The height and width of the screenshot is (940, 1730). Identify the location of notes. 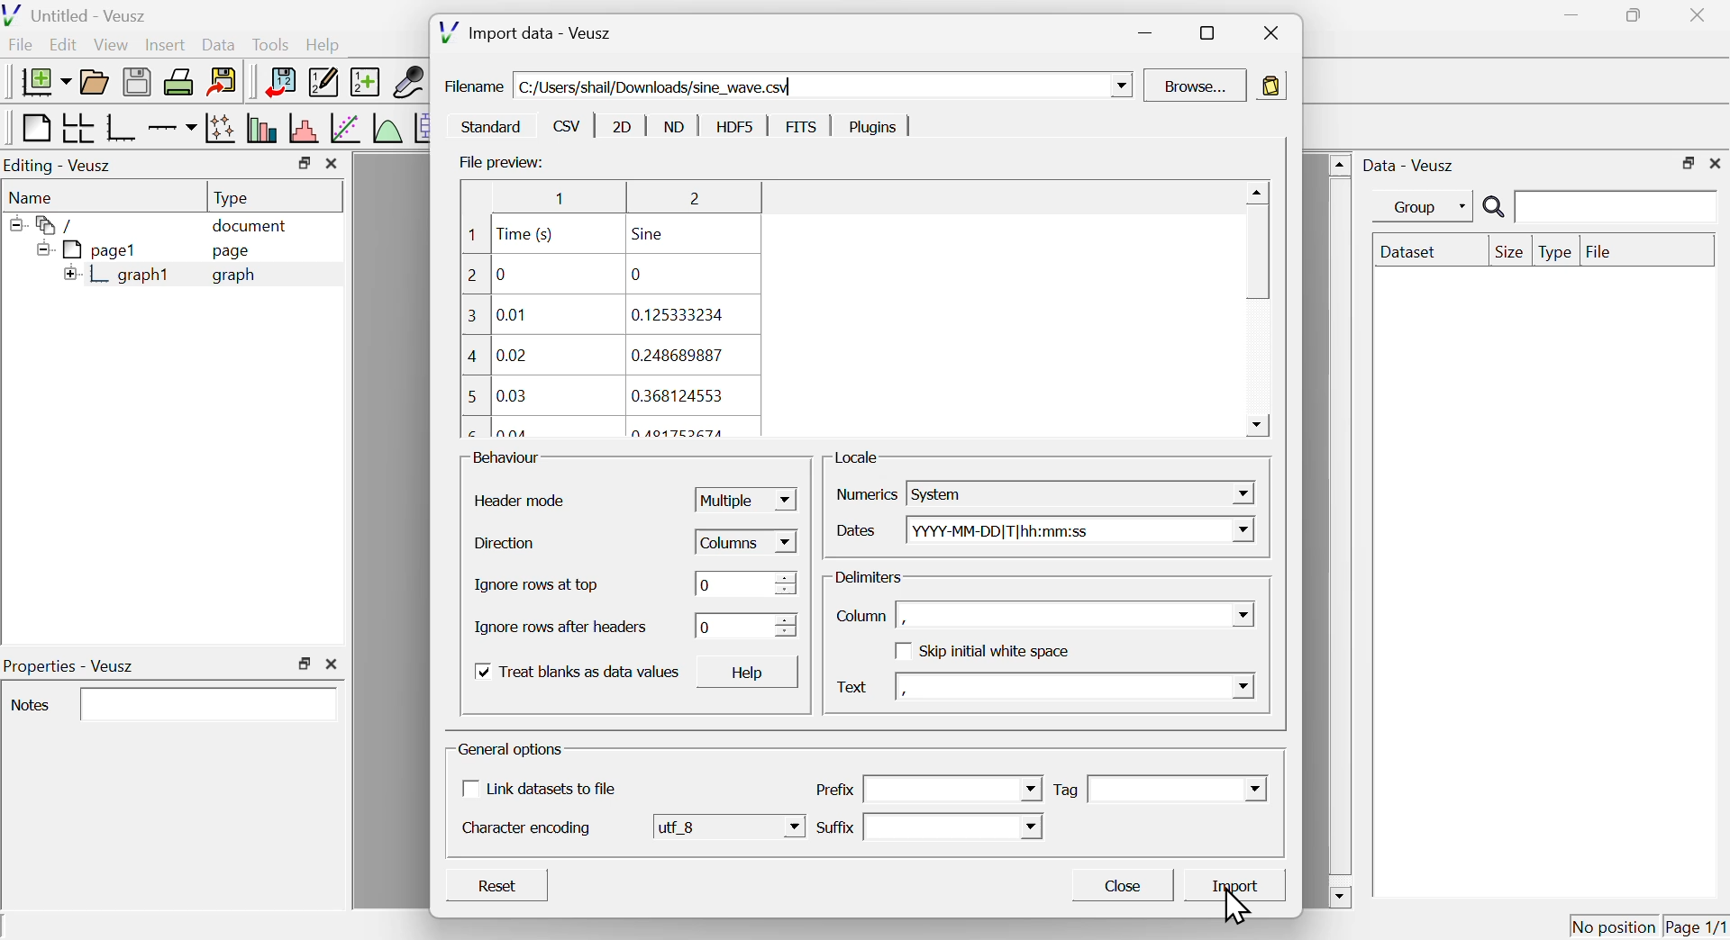
(32, 706).